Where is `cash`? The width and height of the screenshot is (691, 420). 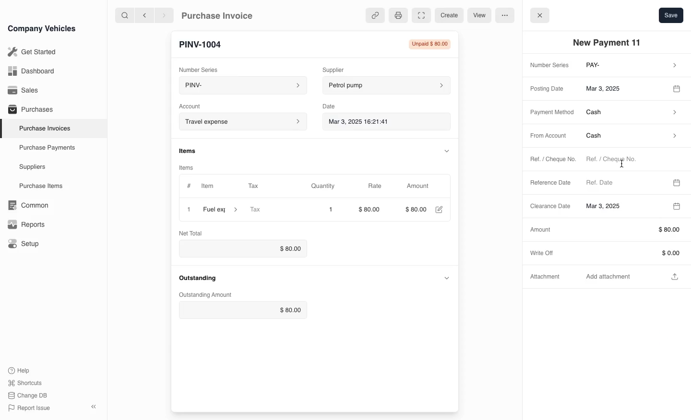 cash is located at coordinates (630, 138).